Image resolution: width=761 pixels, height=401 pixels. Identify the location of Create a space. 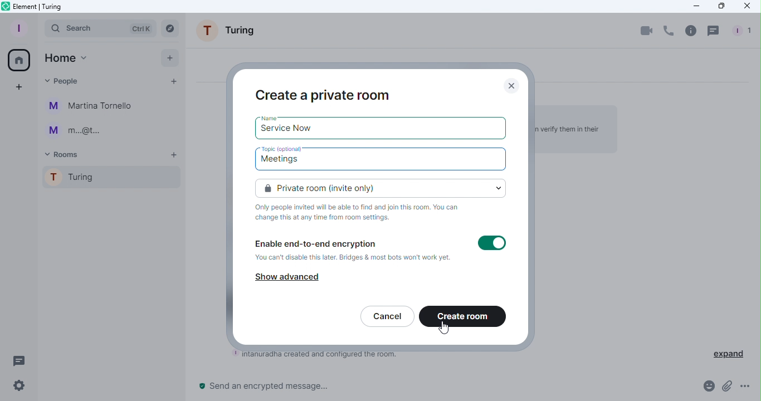
(19, 87).